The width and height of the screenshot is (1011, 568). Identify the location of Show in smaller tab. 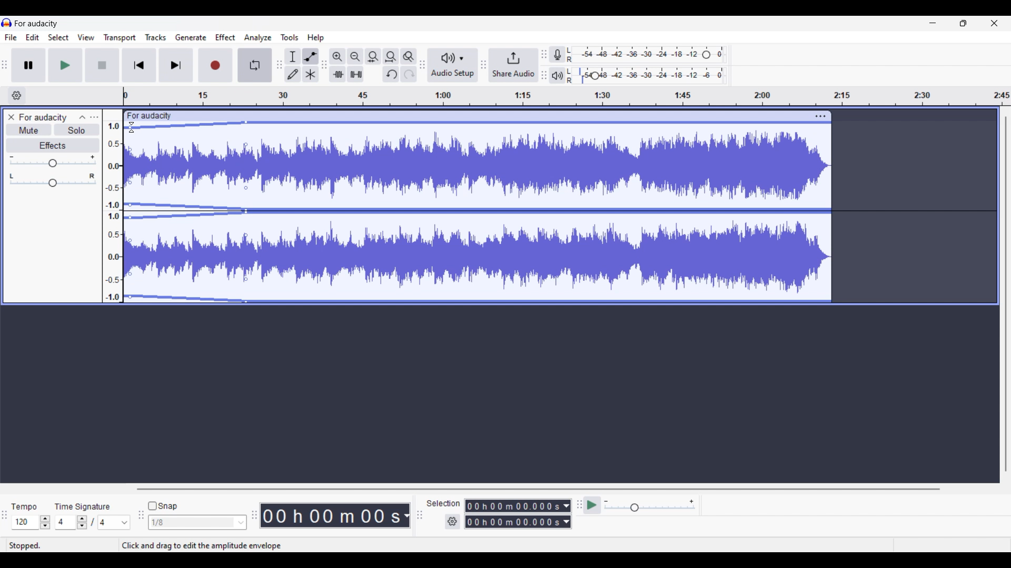
(964, 23).